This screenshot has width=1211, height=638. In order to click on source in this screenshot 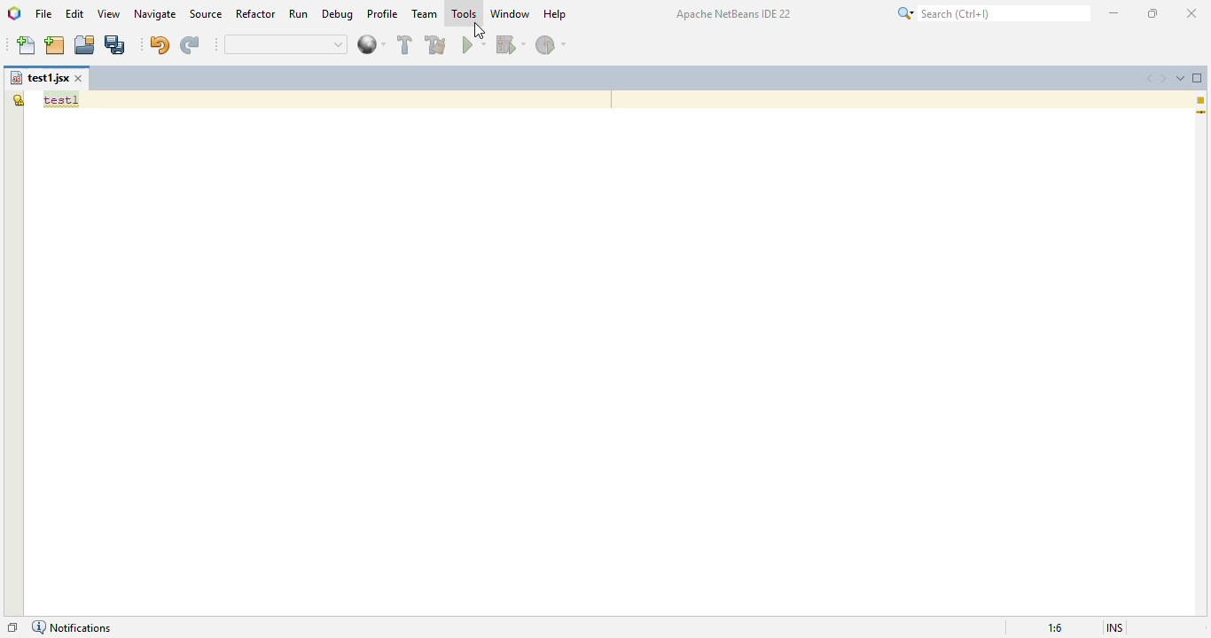, I will do `click(207, 14)`.